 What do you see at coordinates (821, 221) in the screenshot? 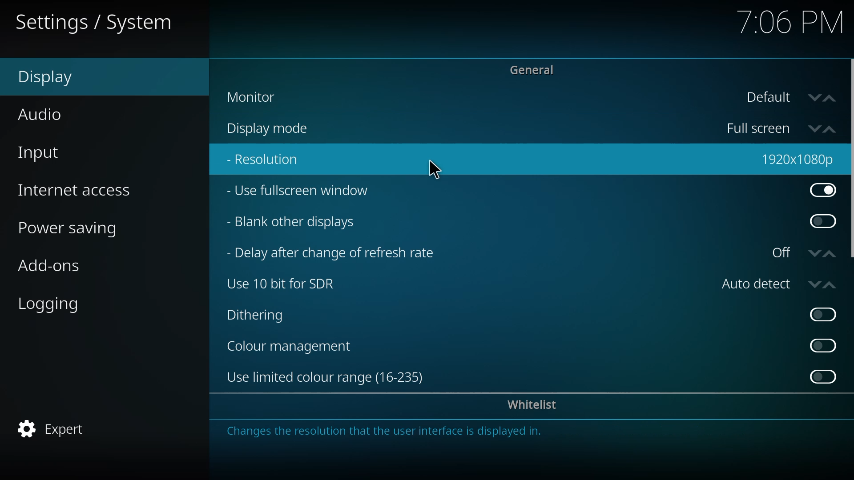
I see `enable` at bounding box center [821, 221].